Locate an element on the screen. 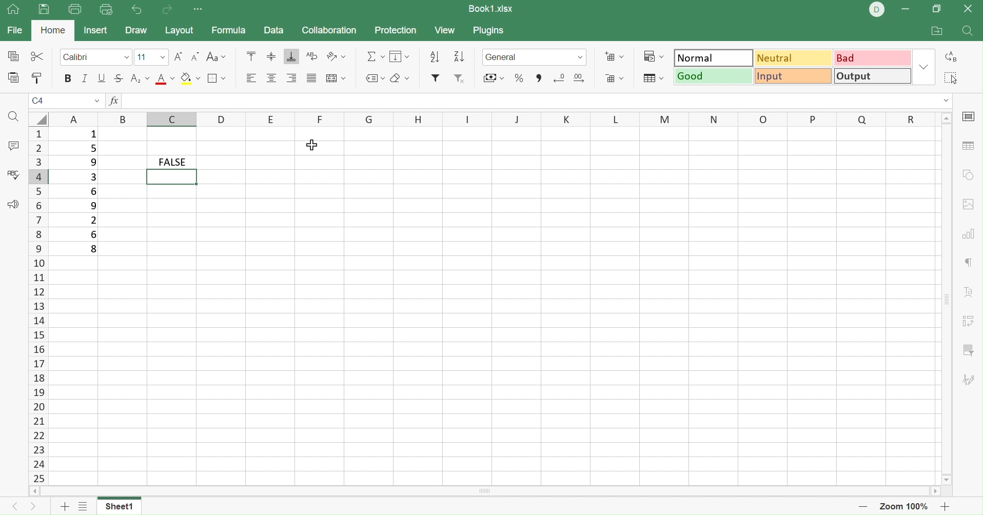 The height and width of the screenshot is (515, 983). Align right is located at coordinates (292, 78).